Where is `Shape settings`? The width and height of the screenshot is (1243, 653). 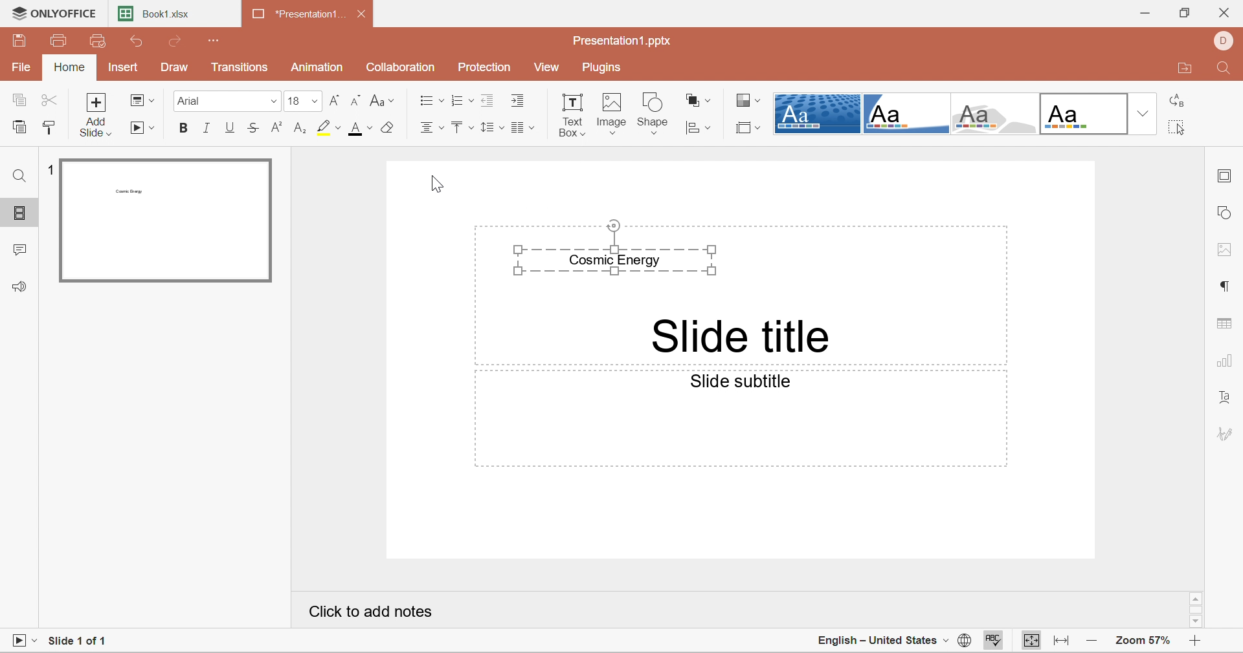 Shape settings is located at coordinates (1229, 214).